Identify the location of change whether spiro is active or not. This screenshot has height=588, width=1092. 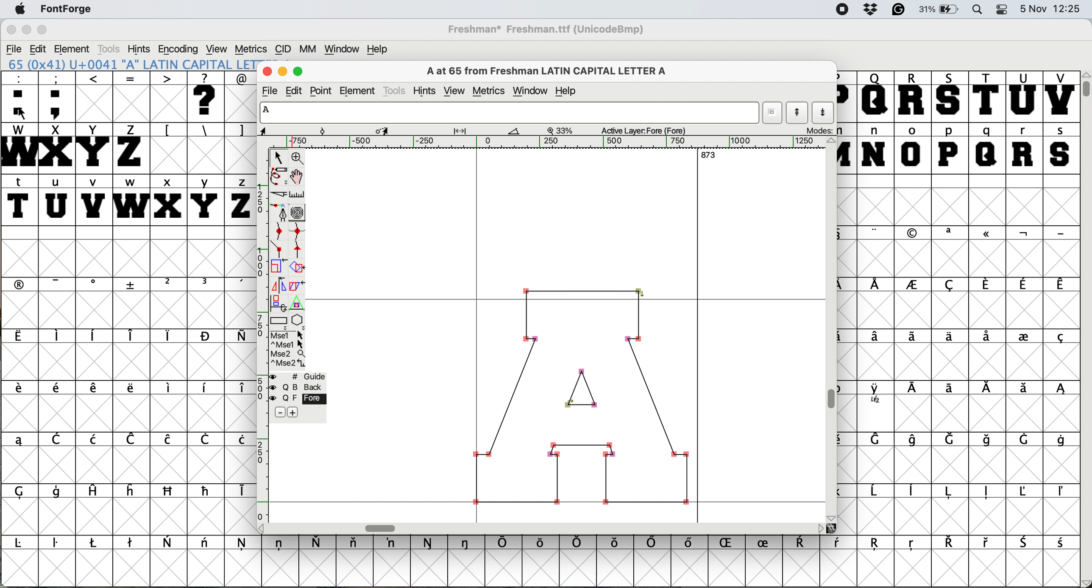
(299, 213).